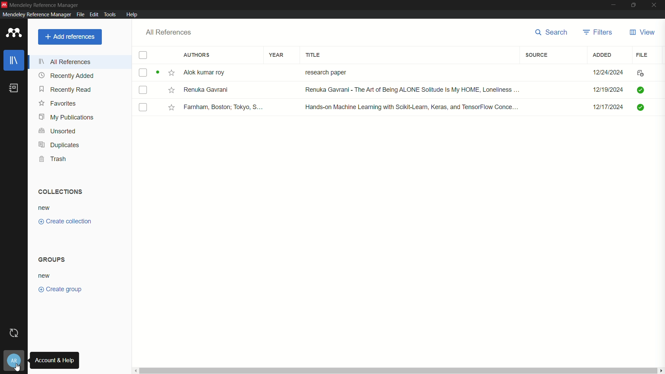 The height and width of the screenshot is (374, 665). I want to click on recently read, so click(66, 90).